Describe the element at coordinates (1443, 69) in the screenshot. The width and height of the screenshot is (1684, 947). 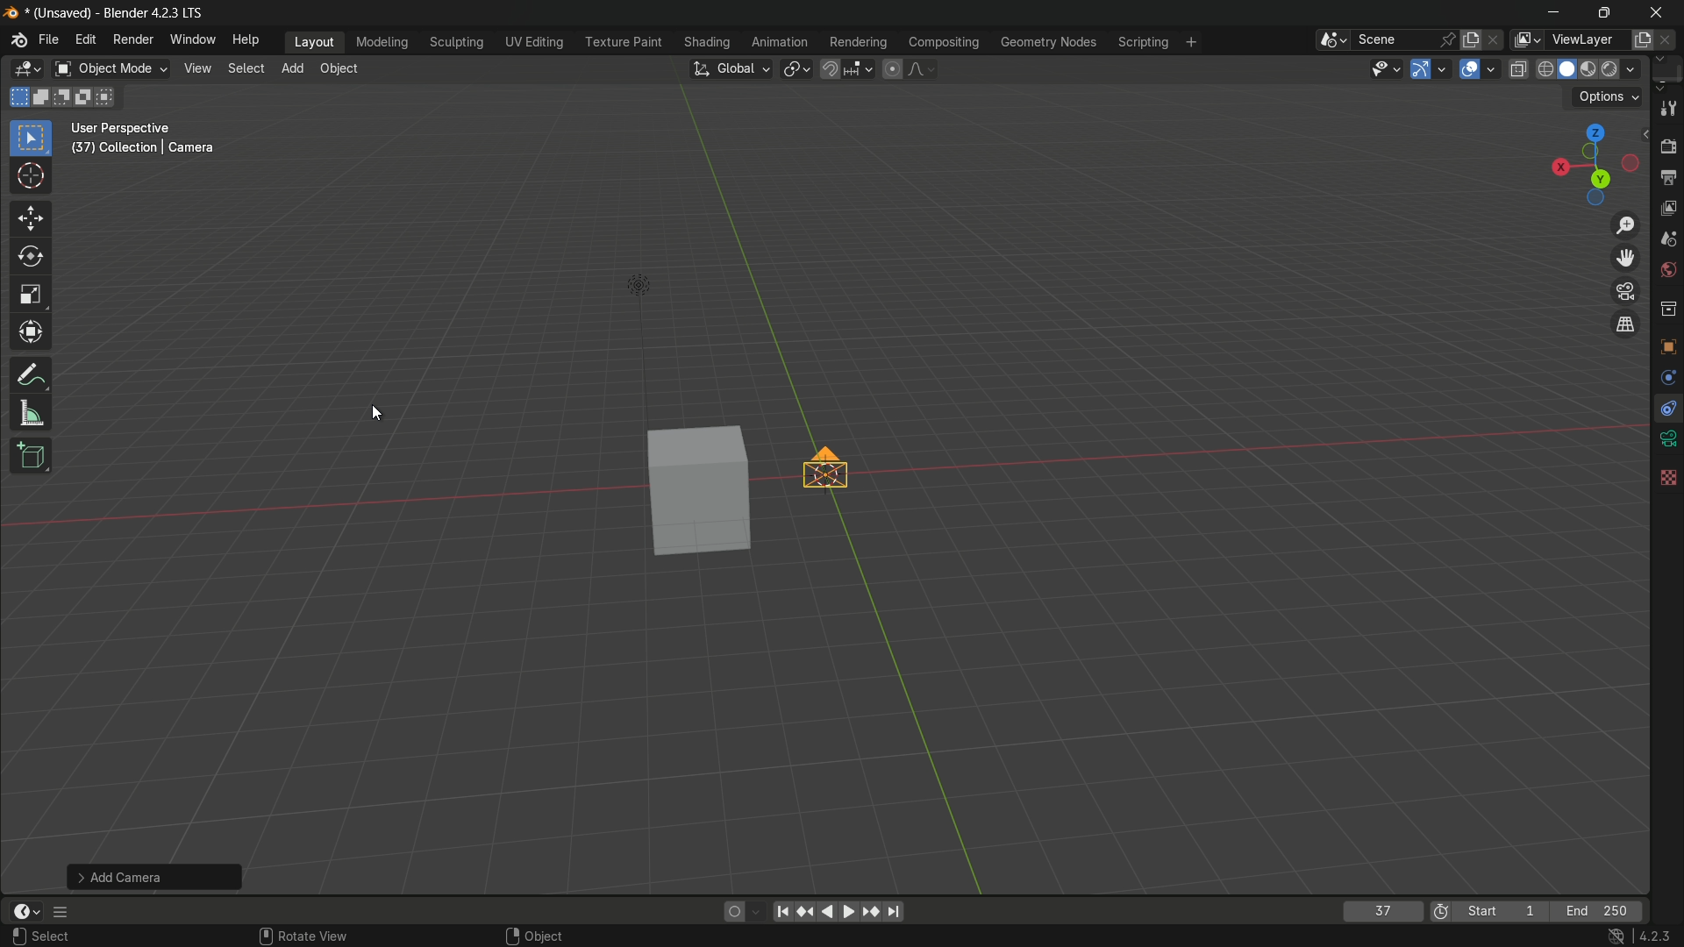
I see `gizmos` at that location.